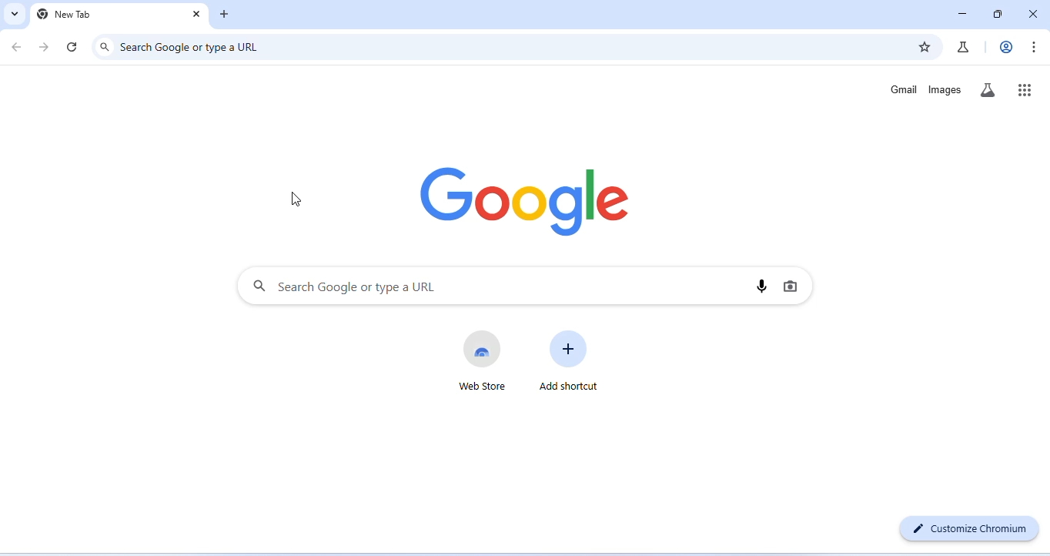  Describe the element at coordinates (904, 89) in the screenshot. I see `gamil` at that location.